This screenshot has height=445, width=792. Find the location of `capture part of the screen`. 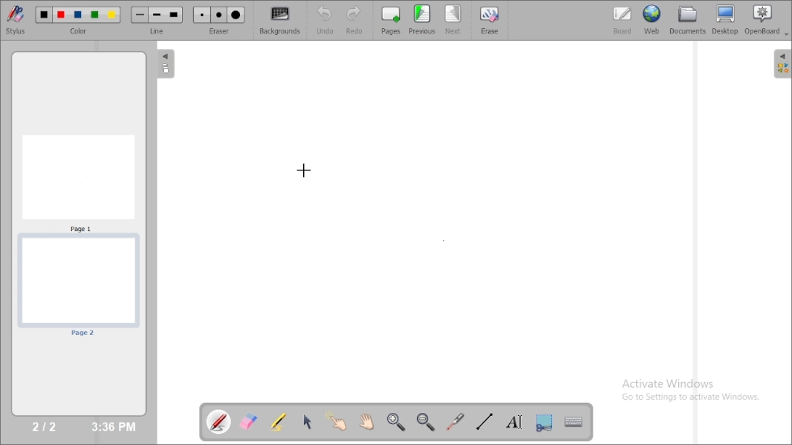

capture part of the screen is located at coordinates (544, 422).